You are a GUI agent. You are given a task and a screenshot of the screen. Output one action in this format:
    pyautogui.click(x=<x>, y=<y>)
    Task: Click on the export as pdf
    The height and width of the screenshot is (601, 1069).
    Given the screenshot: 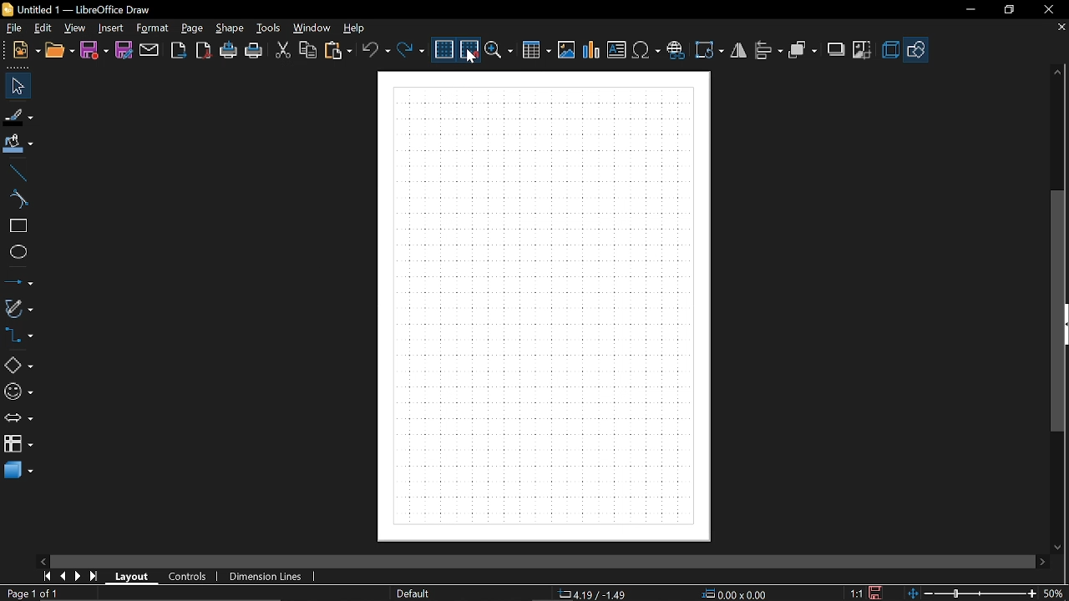 What is the action you would take?
    pyautogui.click(x=203, y=50)
    